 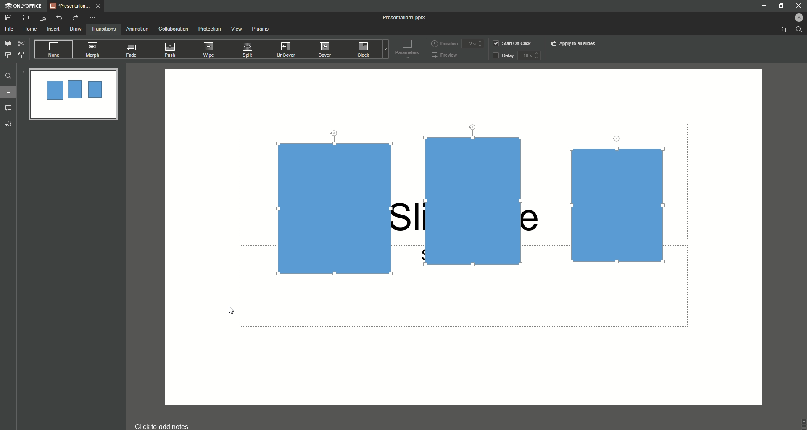 I want to click on Paste, so click(x=8, y=55).